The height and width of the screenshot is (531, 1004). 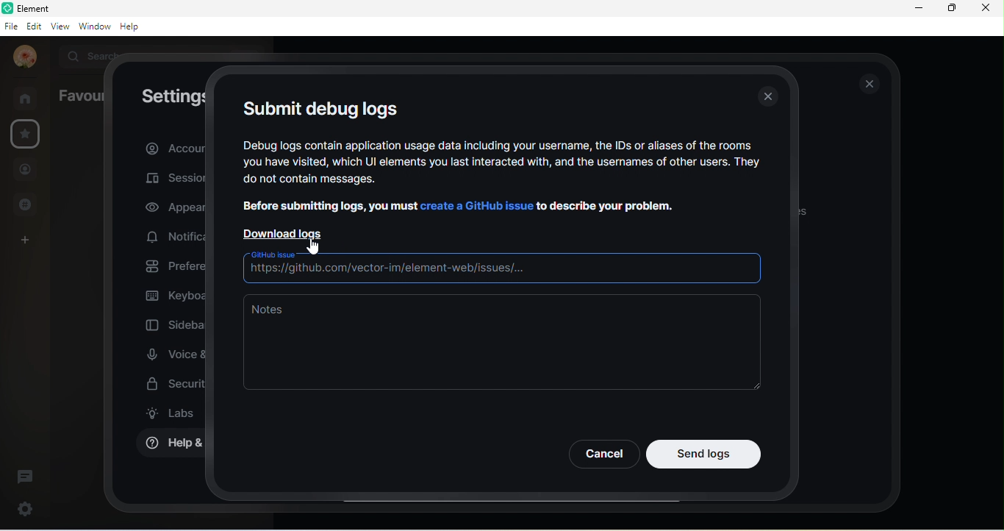 What do you see at coordinates (26, 506) in the screenshot?
I see `quick setting` at bounding box center [26, 506].